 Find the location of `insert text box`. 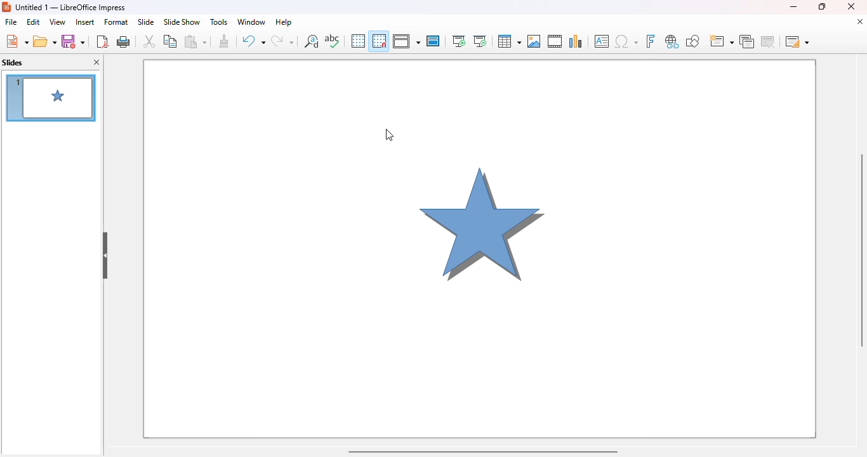

insert text box is located at coordinates (602, 41).